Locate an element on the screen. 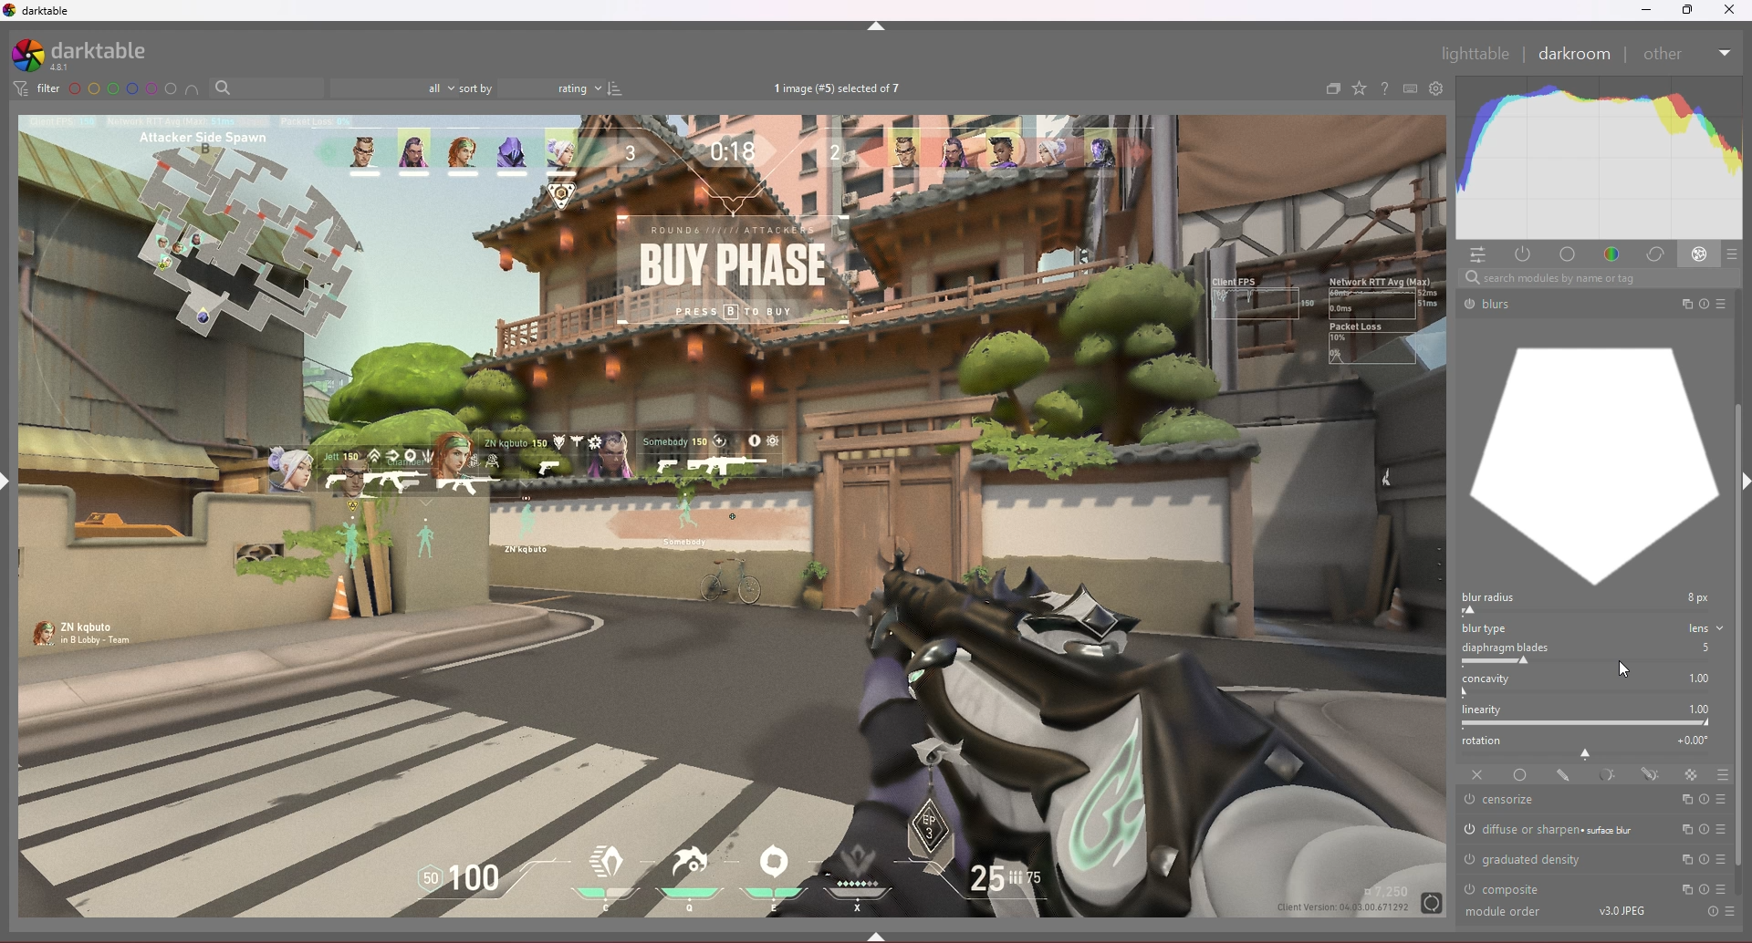 The width and height of the screenshot is (1752, 943). concavity is located at coordinates (1593, 685).